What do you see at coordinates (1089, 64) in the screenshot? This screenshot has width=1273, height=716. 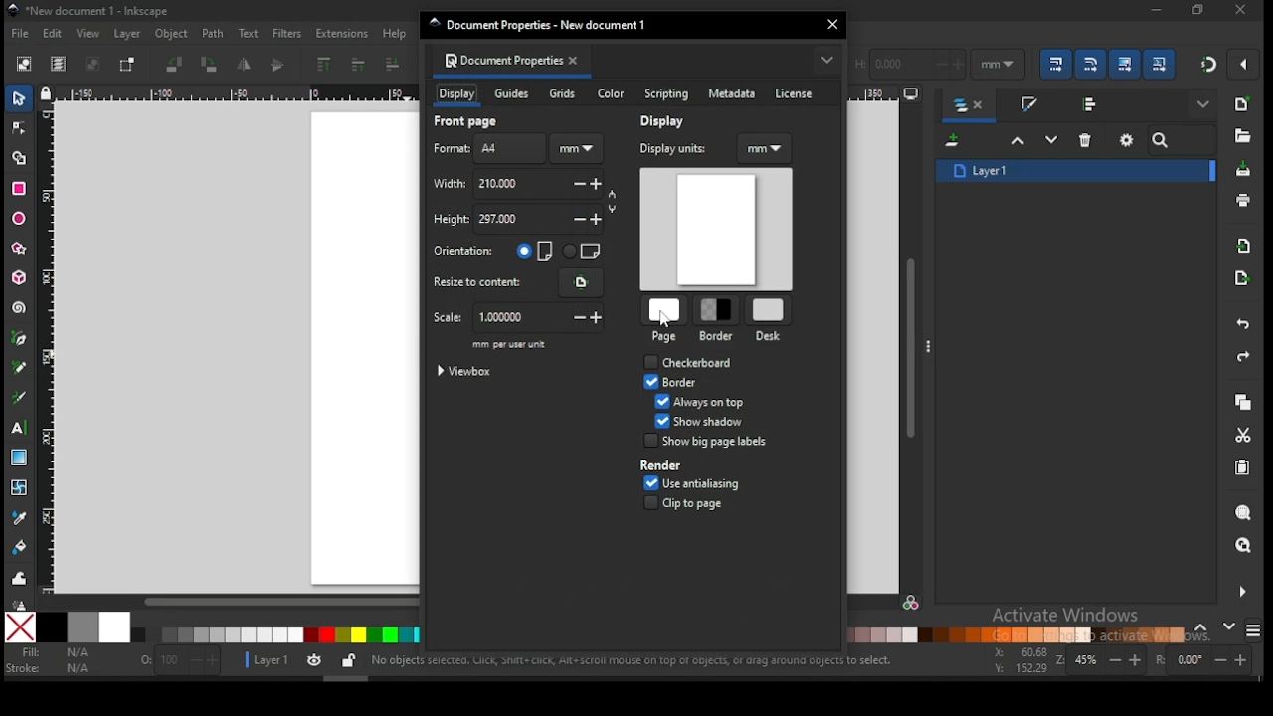 I see `when scaling rectangle, scale the radii of rounded corners` at bounding box center [1089, 64].